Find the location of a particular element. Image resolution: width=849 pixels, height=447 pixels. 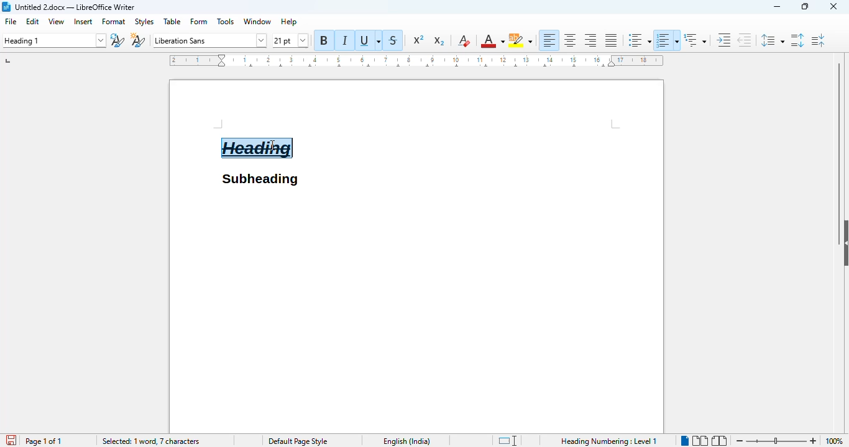

new style from selection is located at coordinates (137, 40).